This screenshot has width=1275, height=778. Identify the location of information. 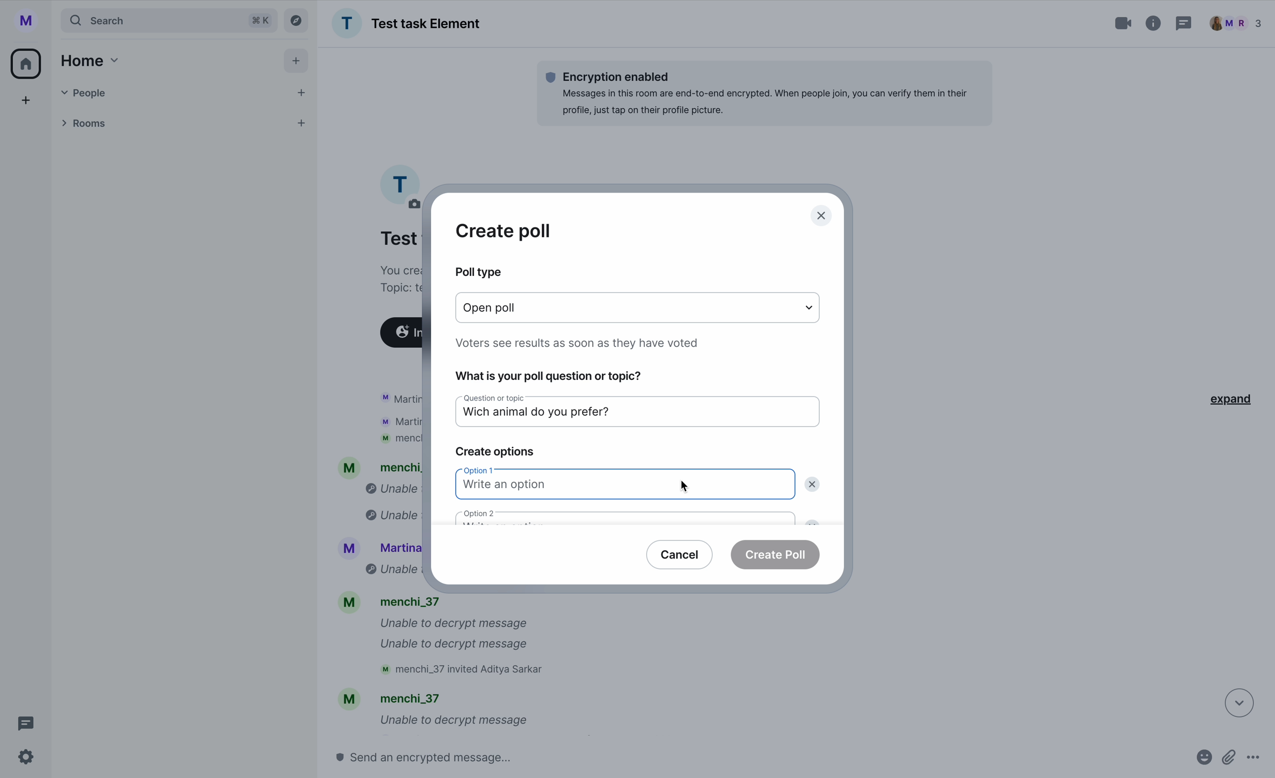
(1154, 21).